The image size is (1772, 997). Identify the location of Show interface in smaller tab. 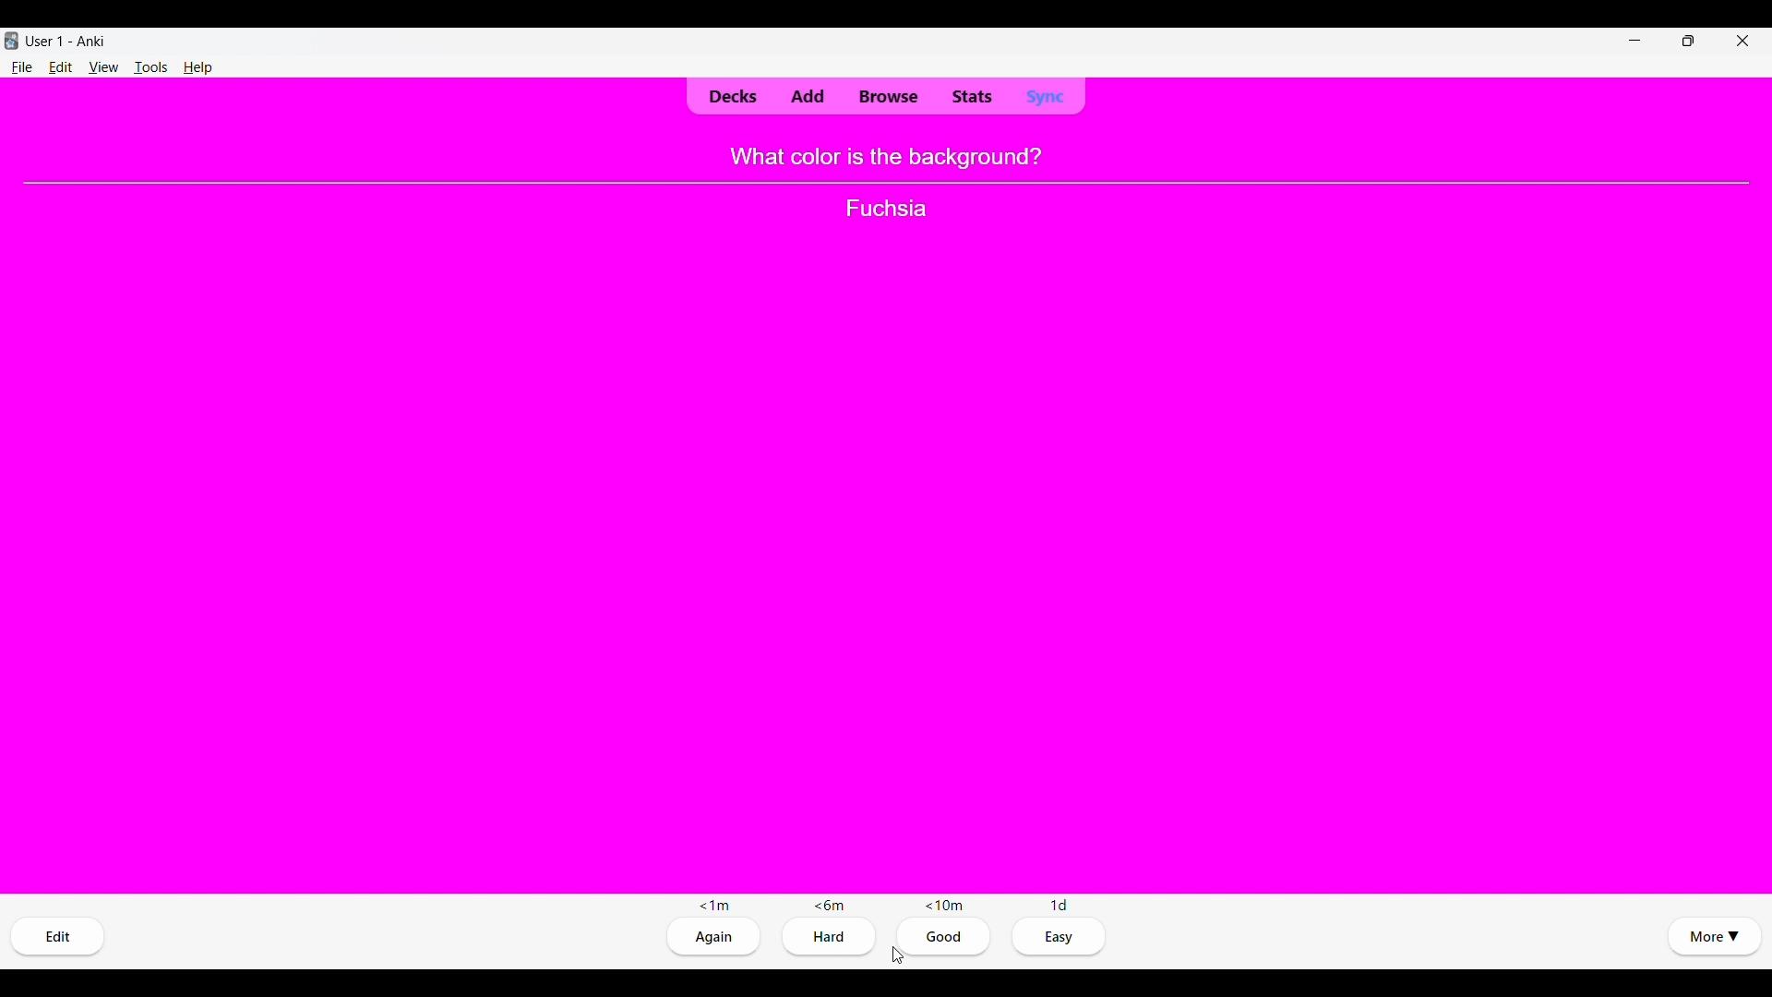
(1689, 41).